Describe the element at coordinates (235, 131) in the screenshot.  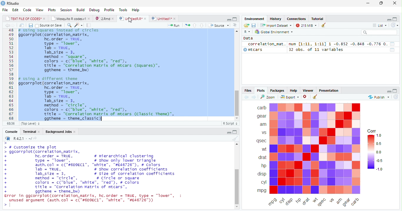
I see `hide console` at that location.